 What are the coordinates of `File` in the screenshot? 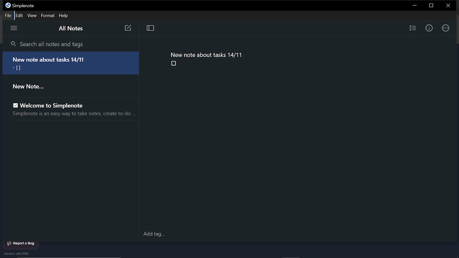 It's located at (9, 15).